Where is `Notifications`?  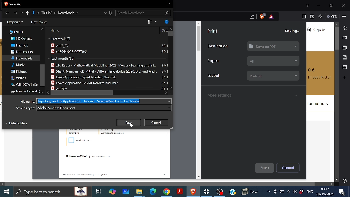
Notifications is located at coordinates (342, 192).